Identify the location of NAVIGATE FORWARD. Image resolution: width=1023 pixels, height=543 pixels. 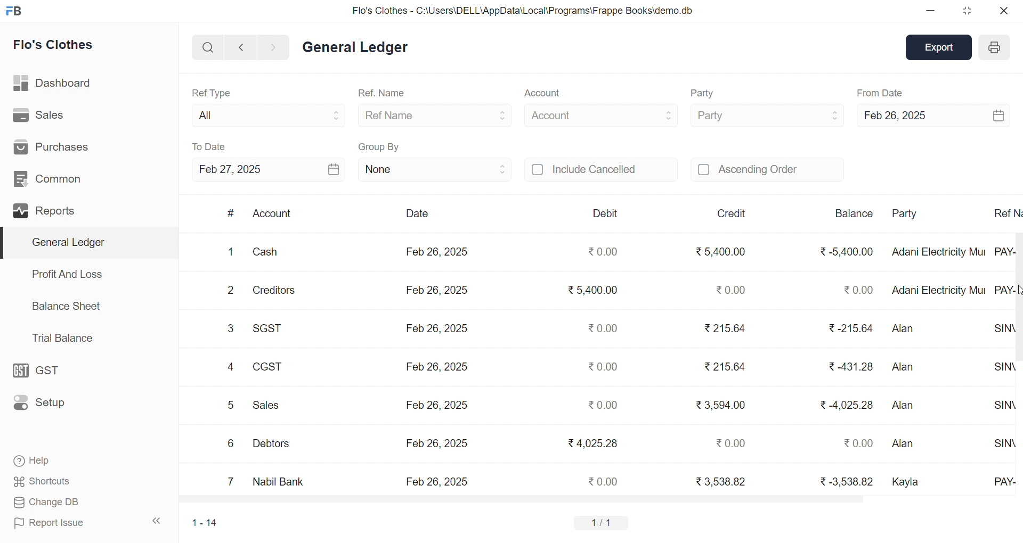
(278, 46).